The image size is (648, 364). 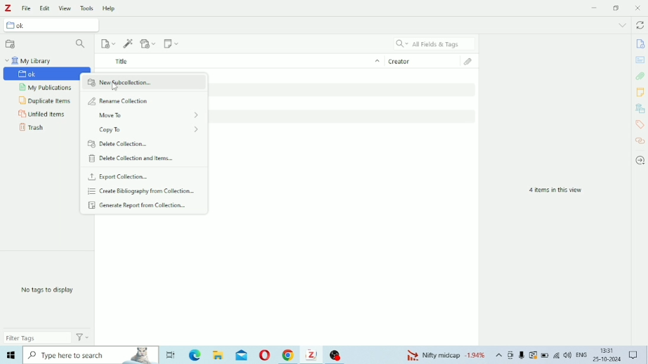 I want to click on ok, so click(x=52, y=24).